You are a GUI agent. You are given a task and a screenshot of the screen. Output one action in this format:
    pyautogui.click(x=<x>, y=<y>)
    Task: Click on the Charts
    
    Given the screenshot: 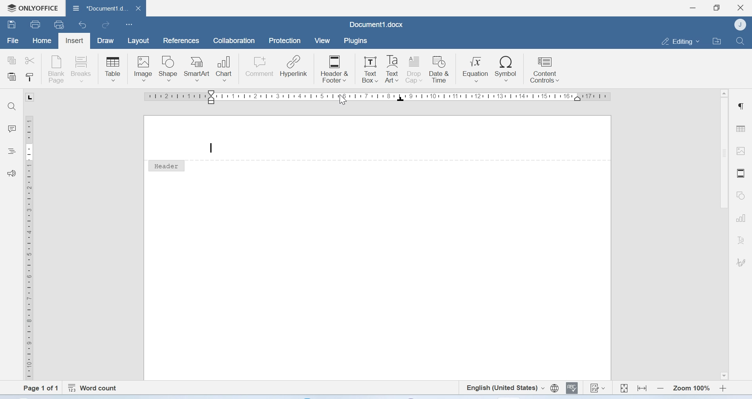 What is the action you would take?
    pyautogui.click(x=740, y=219)
    